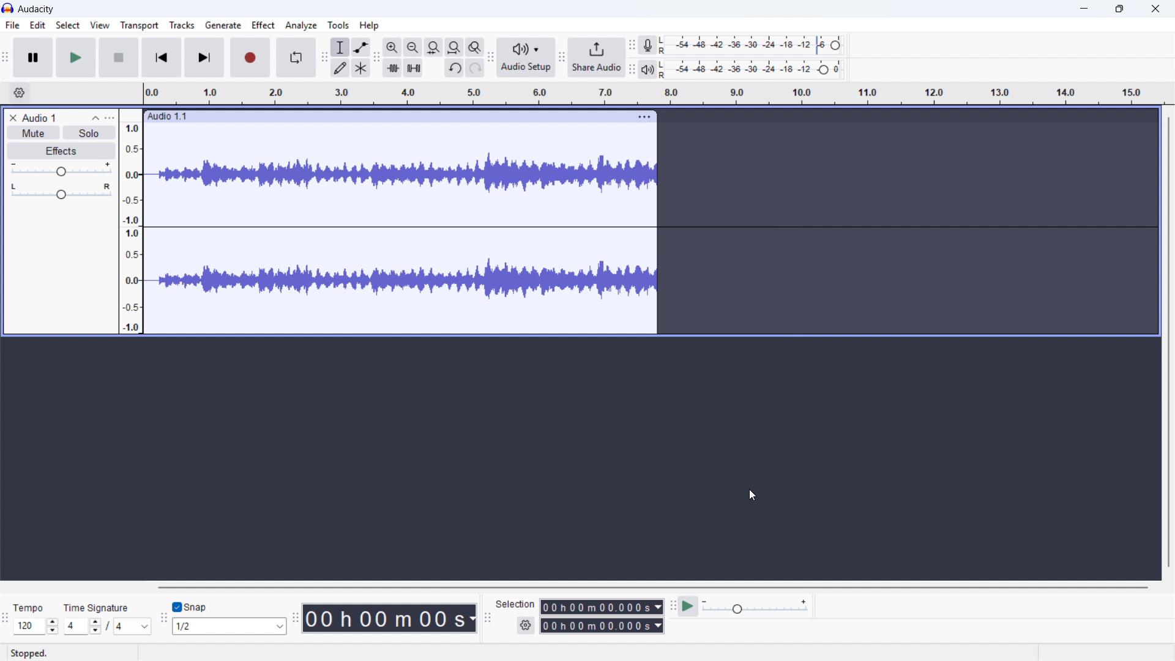 Image resolution: width=1175 pixels, height=661 pixels. What do you see at coordinates (32, 132) in the screenshot?
I see `Mute ` at bounding box center [32, 132].